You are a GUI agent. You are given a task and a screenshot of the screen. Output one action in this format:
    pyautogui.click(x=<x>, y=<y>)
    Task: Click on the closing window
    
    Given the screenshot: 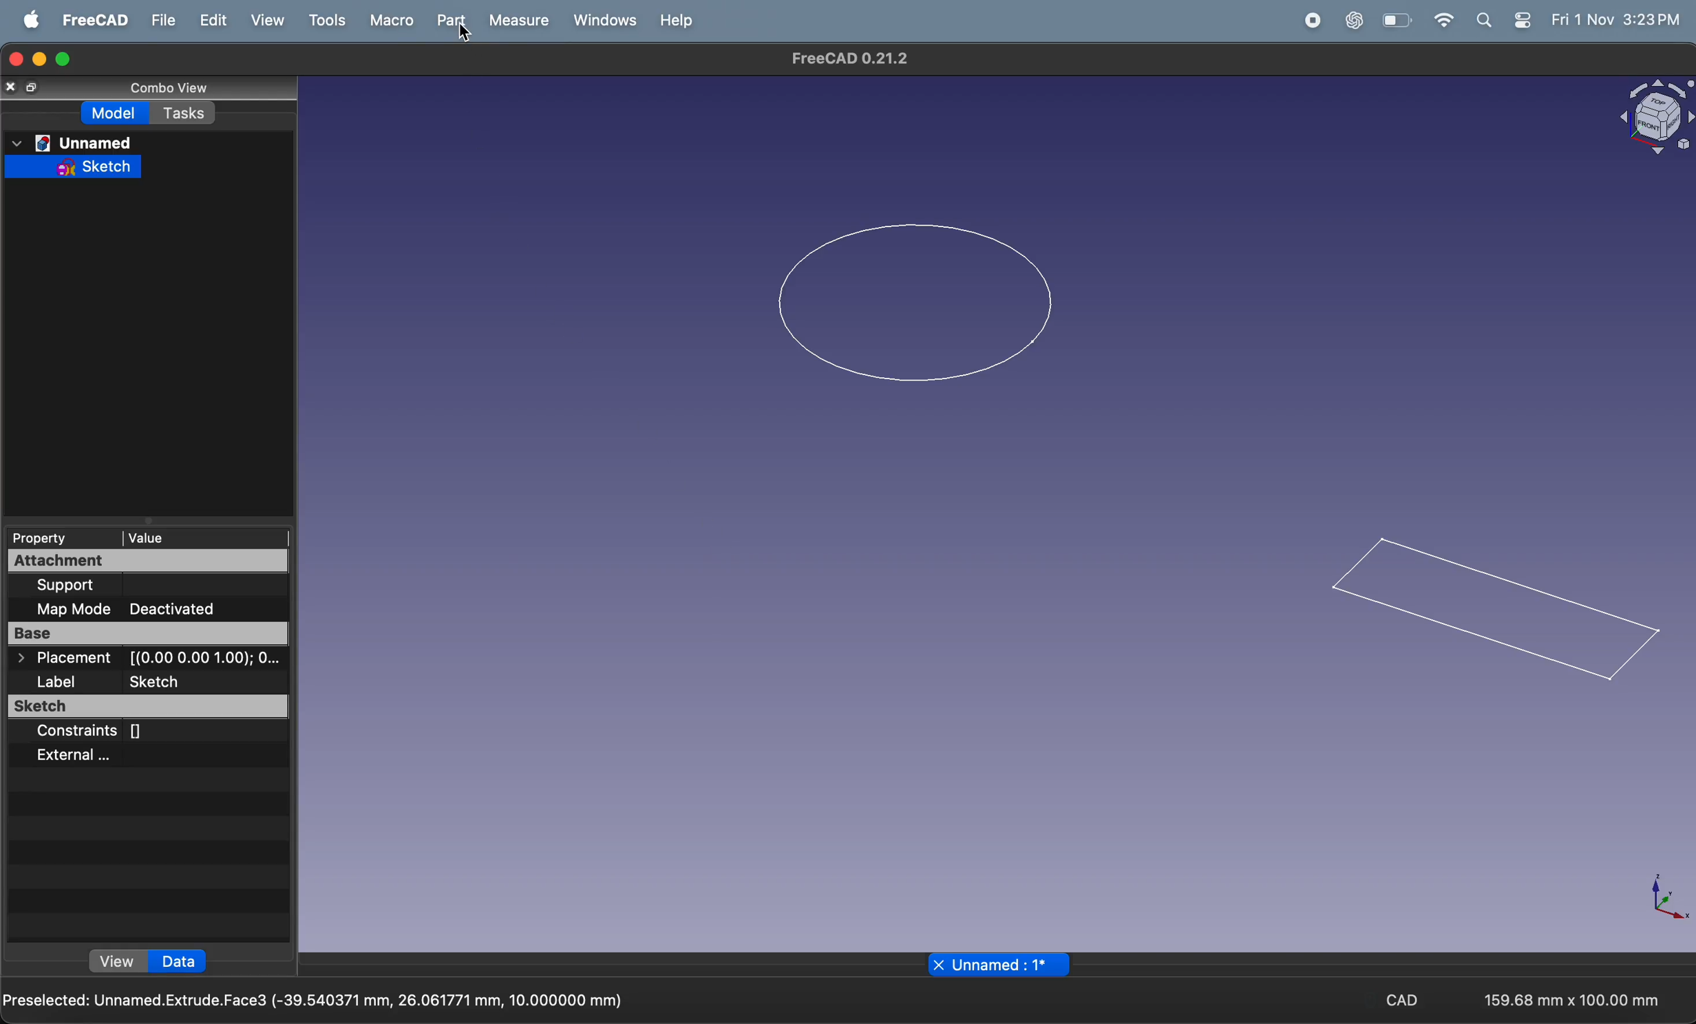 What is the action you would take?
    pyautogui.click(x=14, y=59)
    